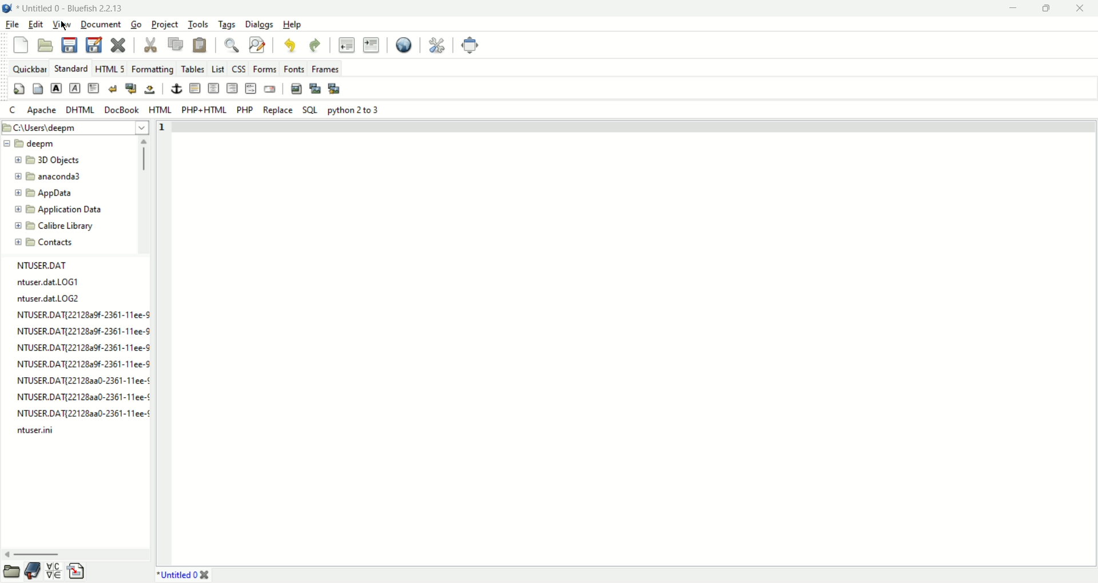 The image size is (1098, 583). Describe the element at coordinates (53, 572) in the screenshot. I see `char map` at that location.